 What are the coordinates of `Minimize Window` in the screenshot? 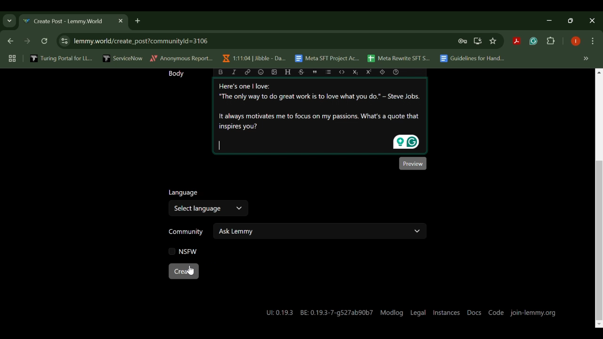 It's located at (572, 20).